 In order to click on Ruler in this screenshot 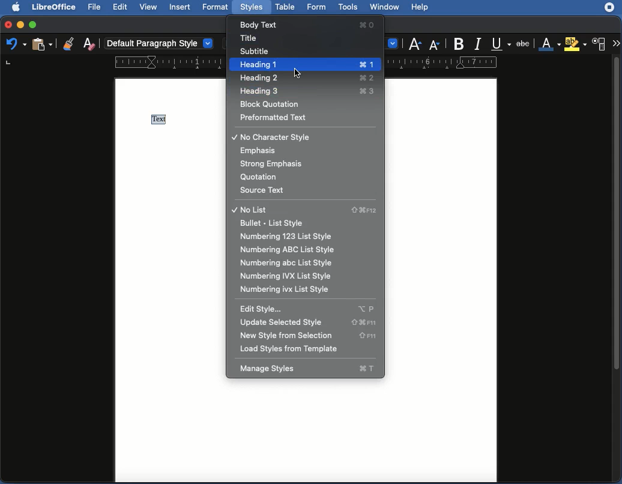, I will do `click(111, 62)`.